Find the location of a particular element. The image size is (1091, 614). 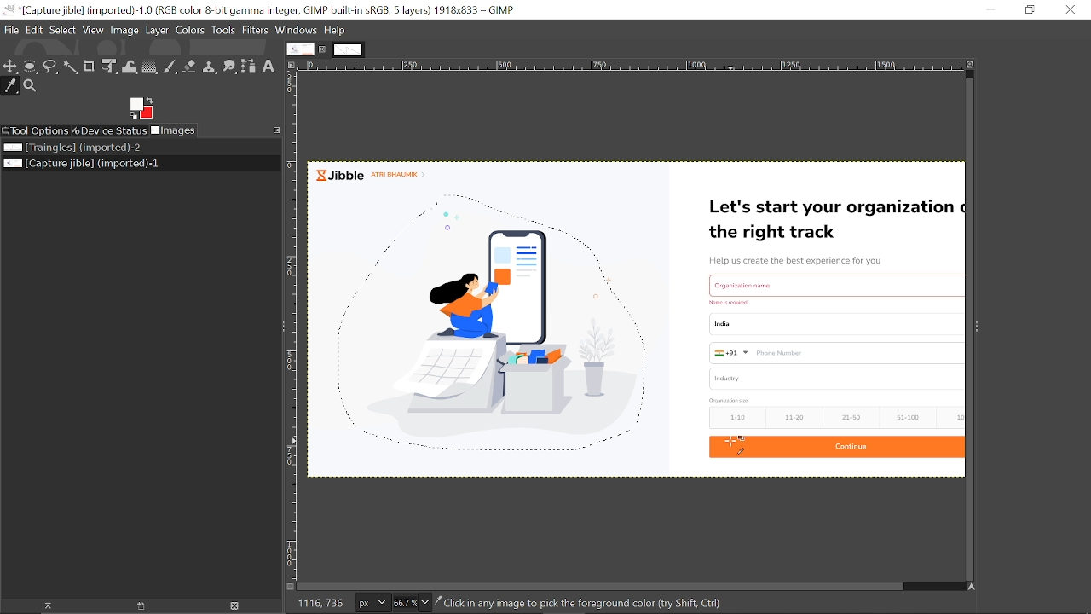

Current zoom is located at coordinates (405, 603).